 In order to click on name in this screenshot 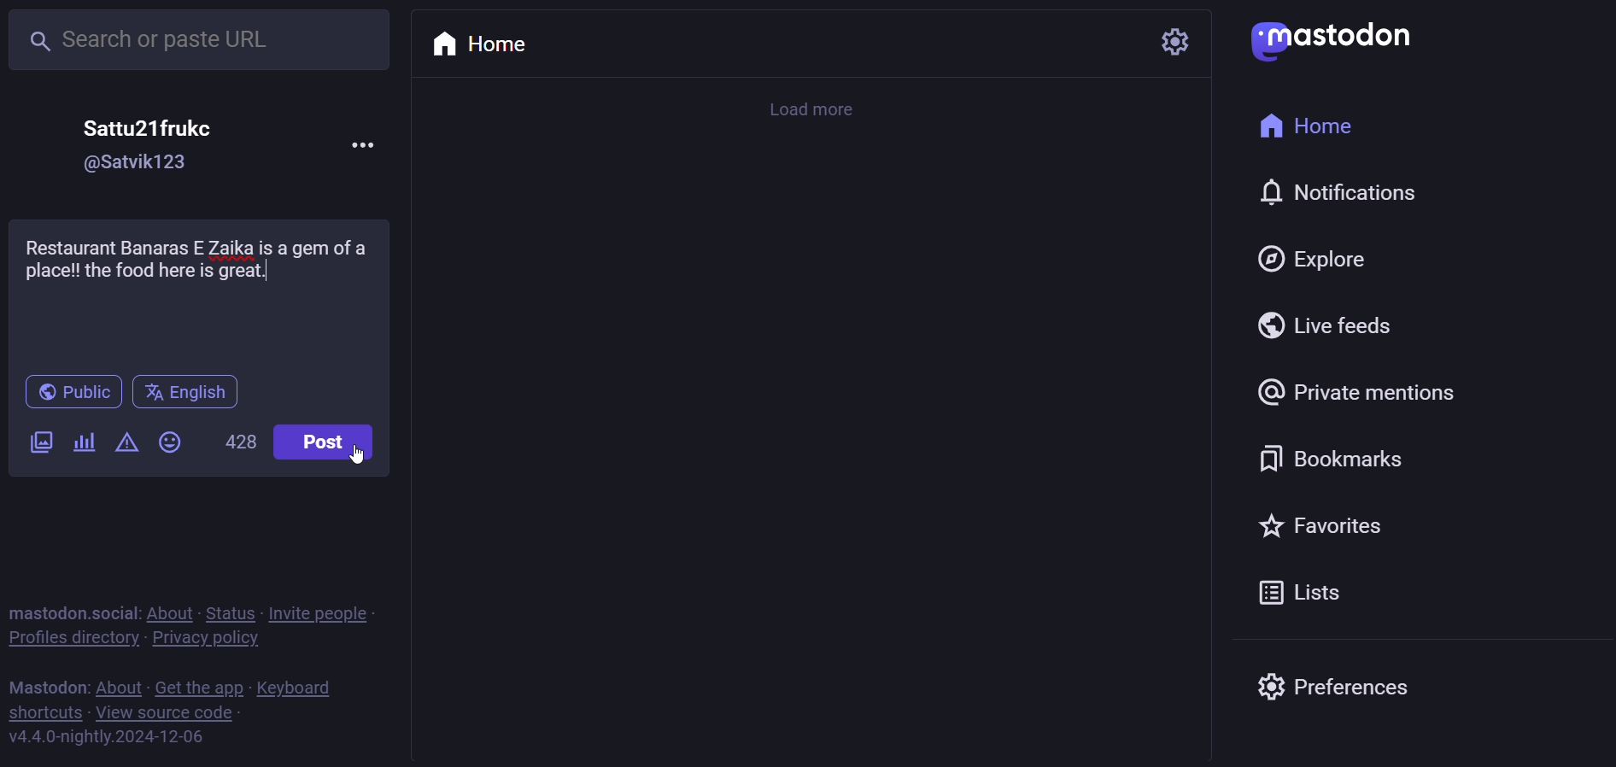, I will do `click(149, 127)`.